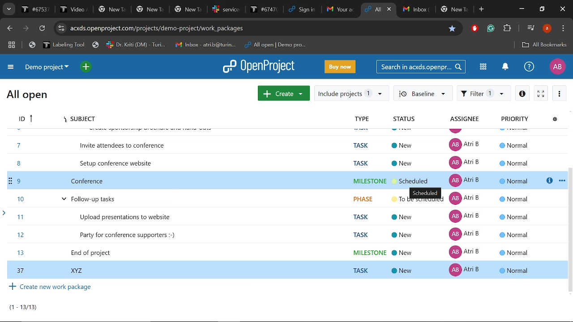 The width and height of the screenshot is (573, 322). Describe the element at coordinates (543, 46) in the screenshot. I see `All bookmarks` at that location.